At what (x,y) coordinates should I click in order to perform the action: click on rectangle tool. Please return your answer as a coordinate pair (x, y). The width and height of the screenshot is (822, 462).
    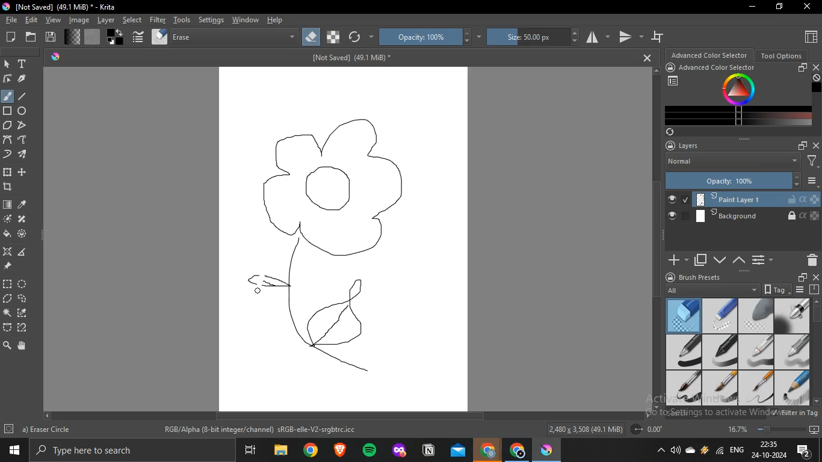
    Looking at the image, I should click on (8, 111).